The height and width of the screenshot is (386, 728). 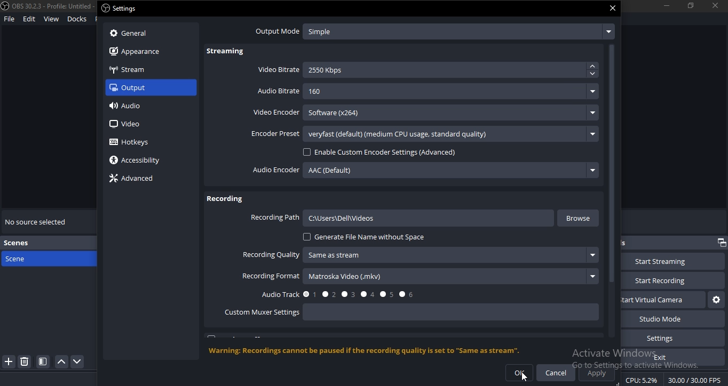 I want to click on output, so click(x=145, y=87).